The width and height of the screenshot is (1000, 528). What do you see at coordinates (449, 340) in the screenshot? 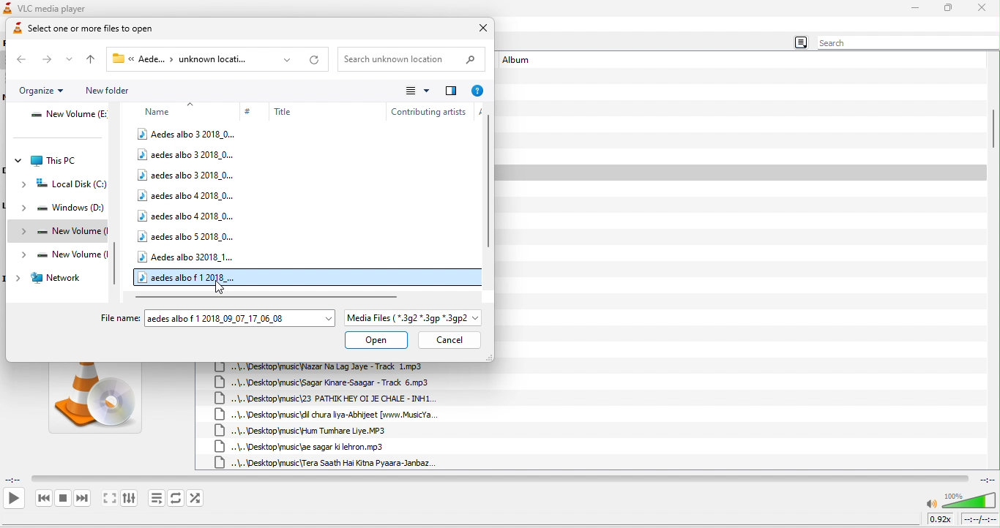
I see `cancel` at bounding box center [449, 340].